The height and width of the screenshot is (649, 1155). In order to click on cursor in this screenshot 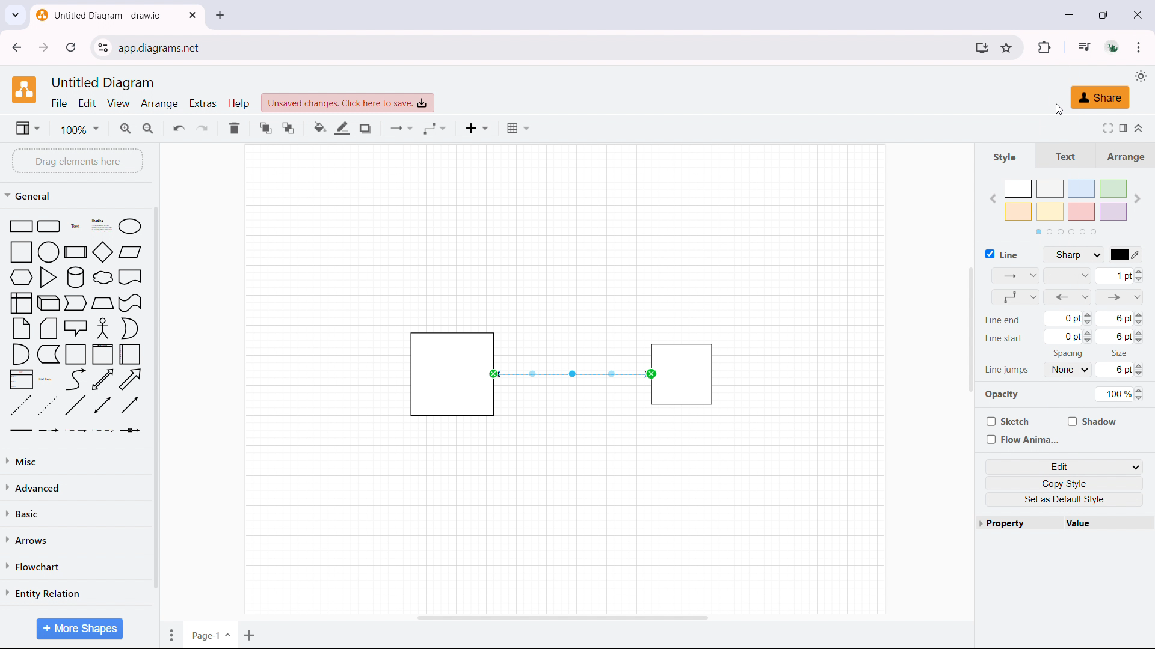, I will do `click(1052, 109)`.